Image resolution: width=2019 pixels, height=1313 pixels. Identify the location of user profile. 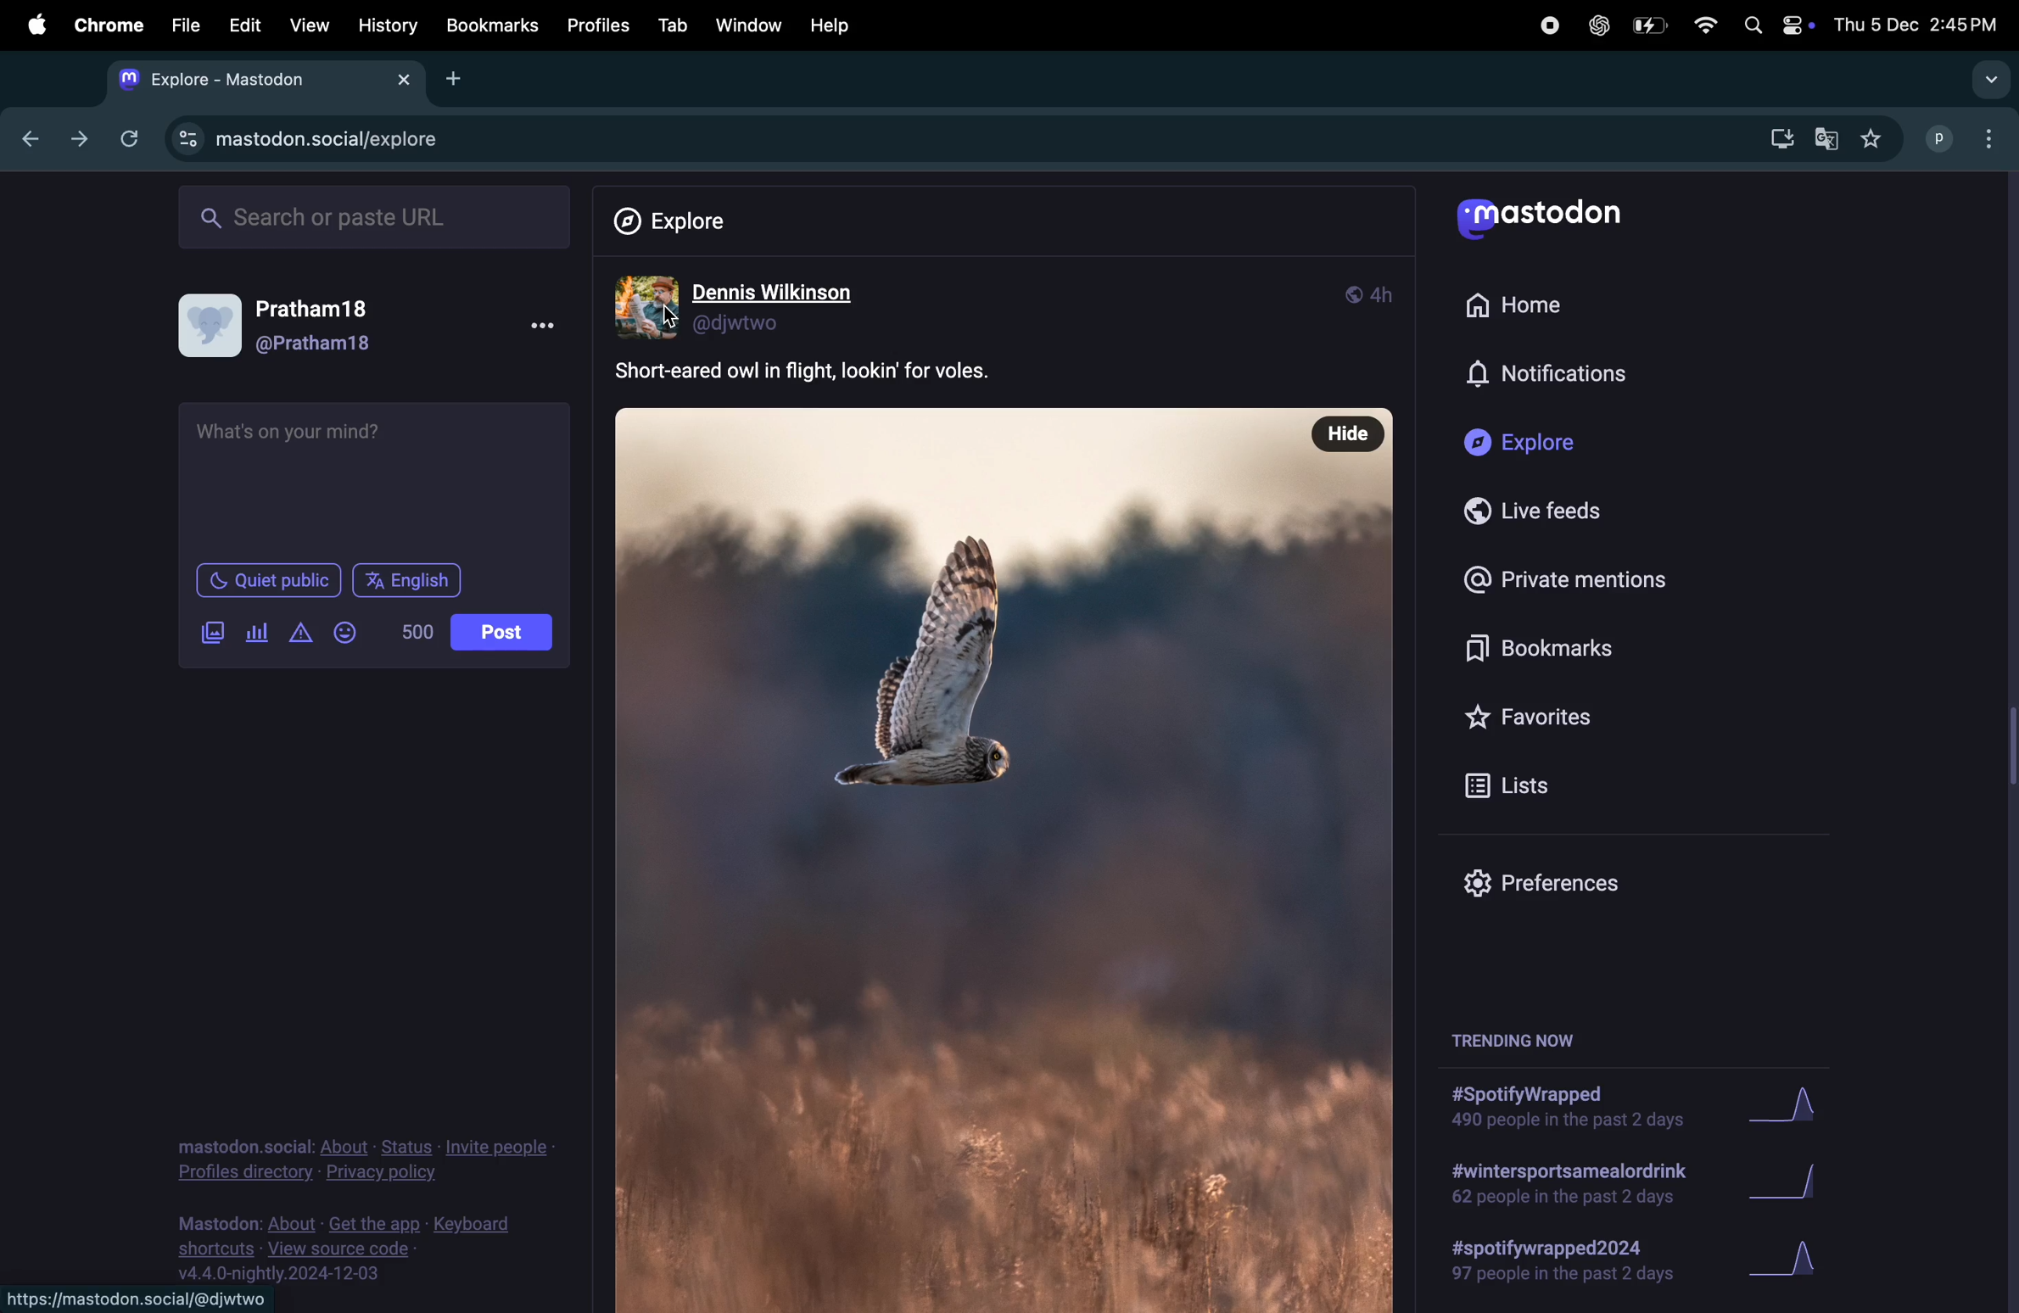
(296, 322).